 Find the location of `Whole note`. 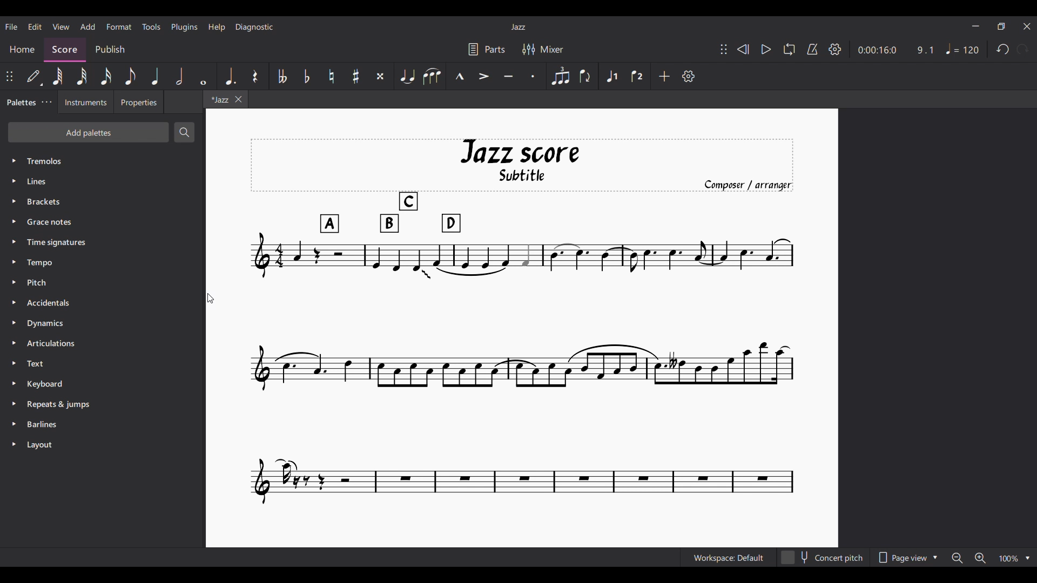

Whole note is located at coordinates (204, 77).